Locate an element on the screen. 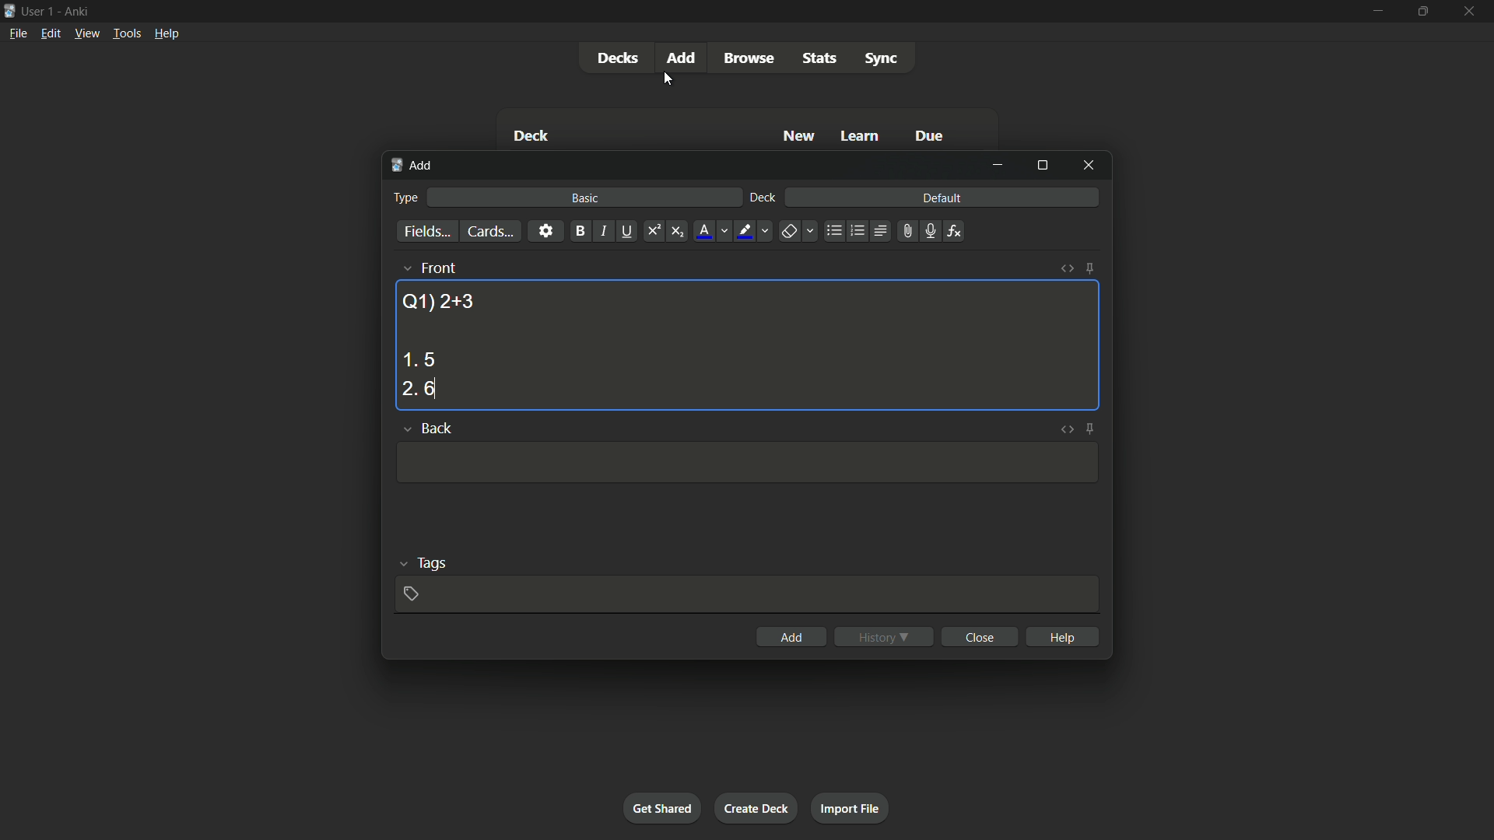 The image size is (1494, 840). sync is located at coordinates (882, 59).